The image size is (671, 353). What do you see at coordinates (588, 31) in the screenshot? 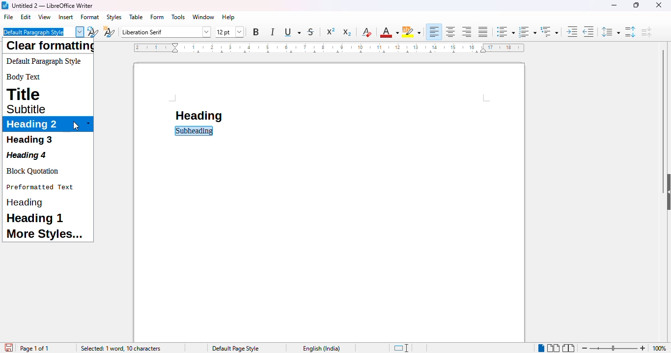
I see `decrease indent` at bounding box center [588, 31].